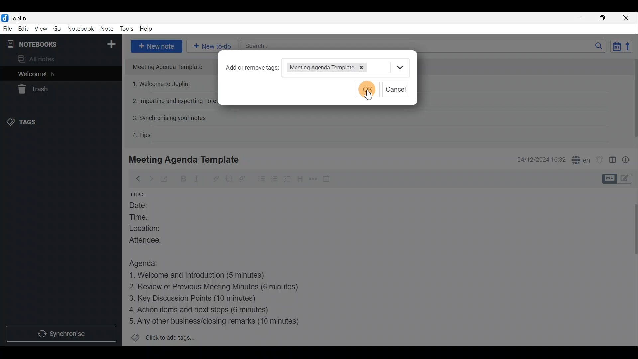 The height and width of the screenshot is (359, 638). Describe the element at coordinates (626, 179) in the screenshot. I see `Toggle editors` at that location.